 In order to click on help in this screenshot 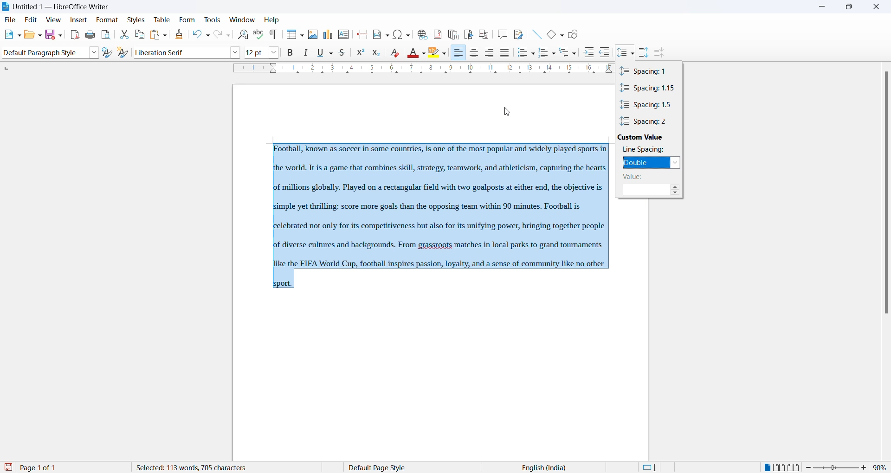, I will do `click(271, 19)`.